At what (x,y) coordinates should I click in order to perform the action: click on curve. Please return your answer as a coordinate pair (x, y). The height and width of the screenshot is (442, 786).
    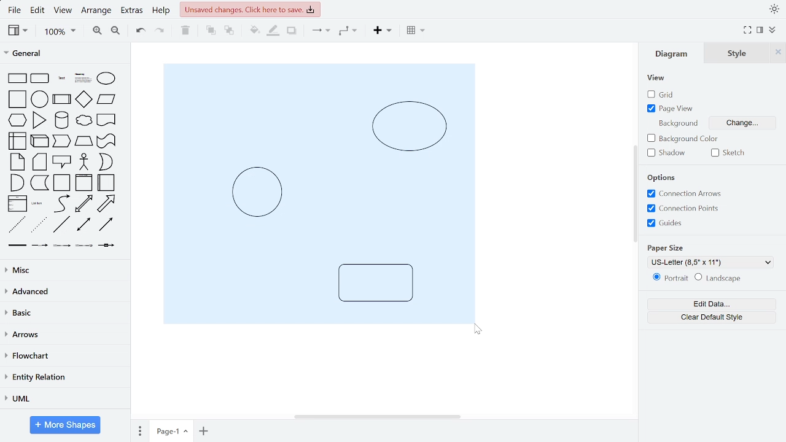
    Looking at the image, I should click on (61, 204).